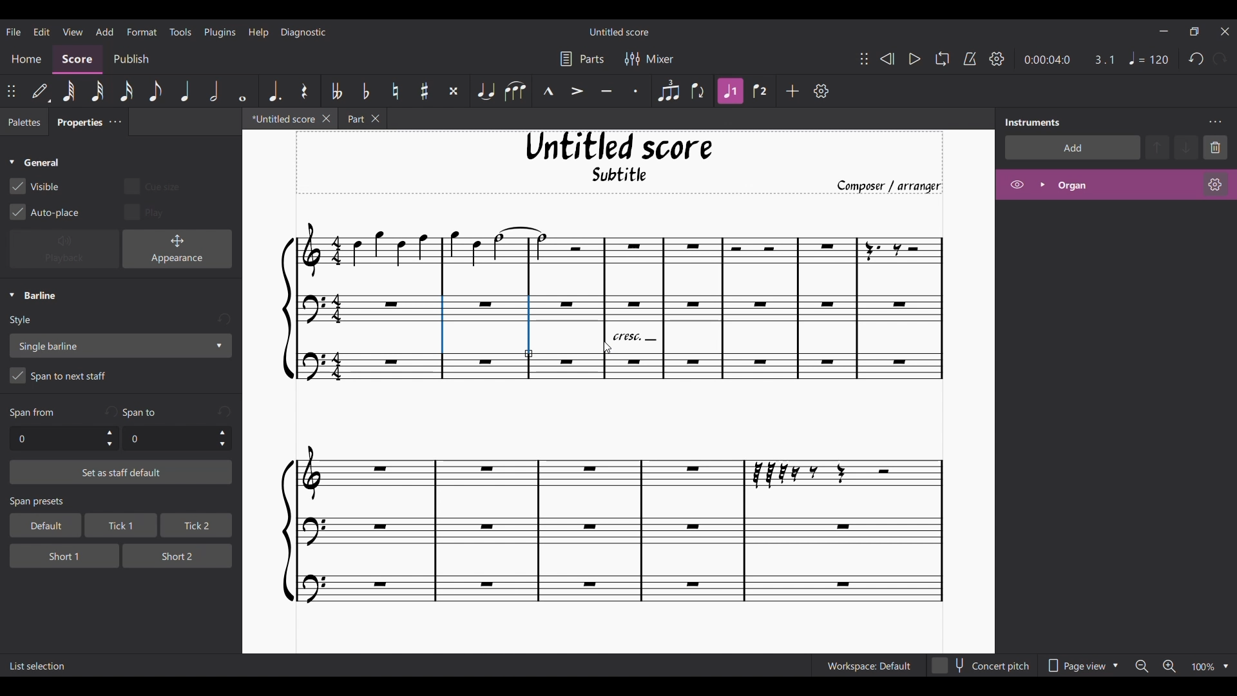 The image size is (1237, 696). I want to click on Collapse Barline, so click(33, 296).